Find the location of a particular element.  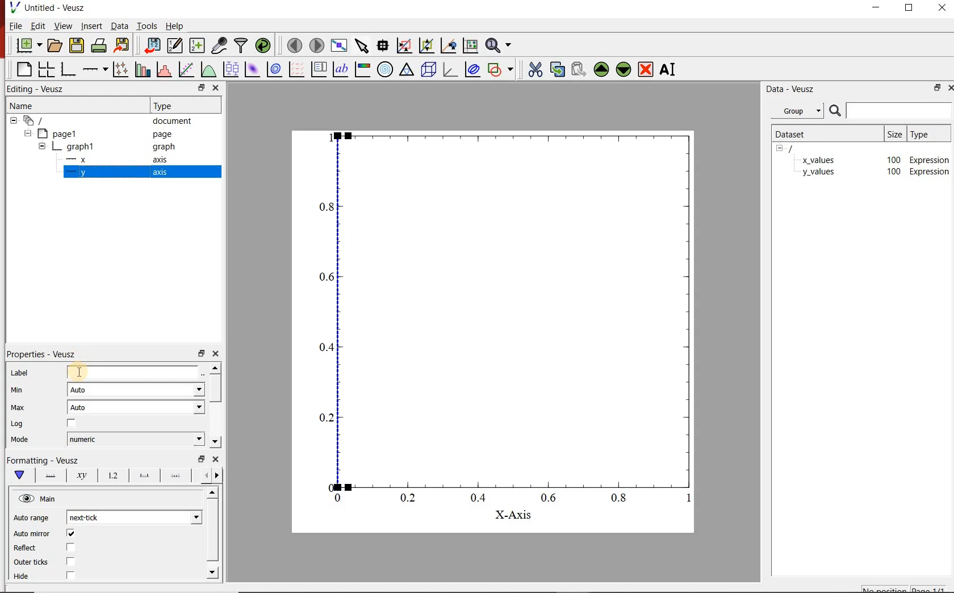

plot 2d dataset as contours is located at coordinates (275, 69).